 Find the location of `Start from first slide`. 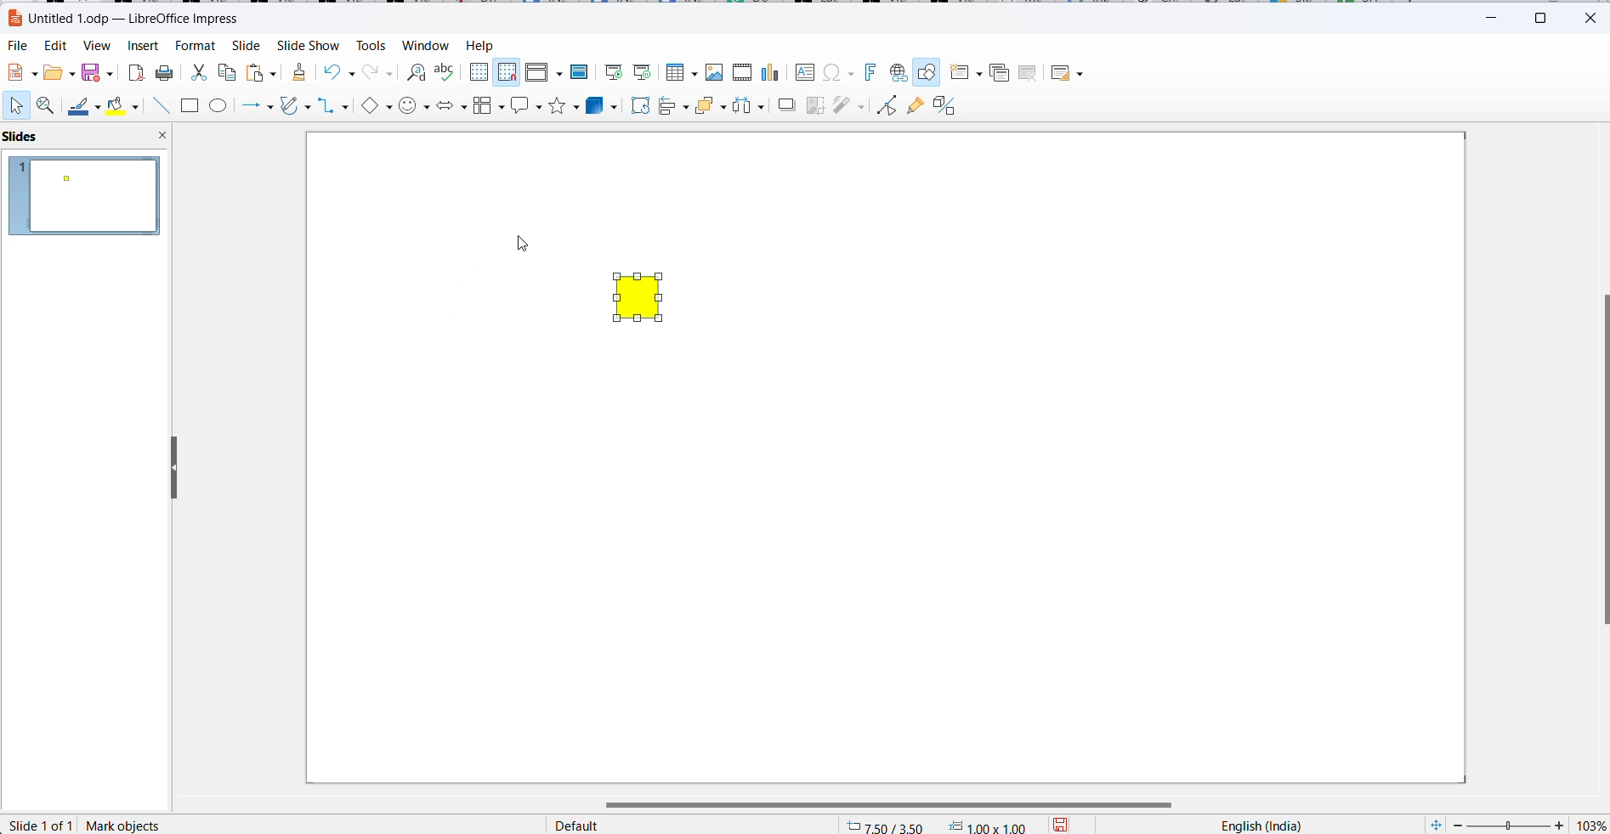

Start from first slide is located at coordinates (615, 70).